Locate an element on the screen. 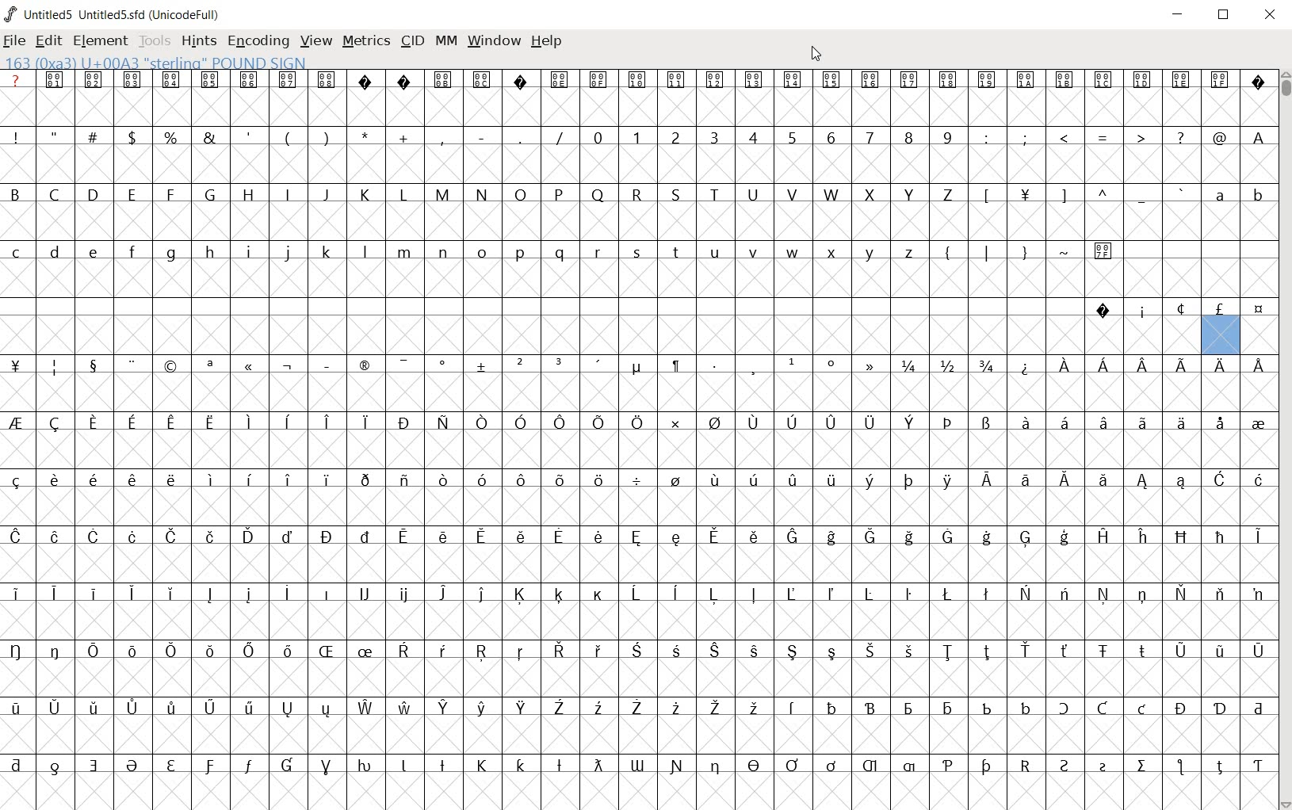  k is located at coordinates (326, 251).